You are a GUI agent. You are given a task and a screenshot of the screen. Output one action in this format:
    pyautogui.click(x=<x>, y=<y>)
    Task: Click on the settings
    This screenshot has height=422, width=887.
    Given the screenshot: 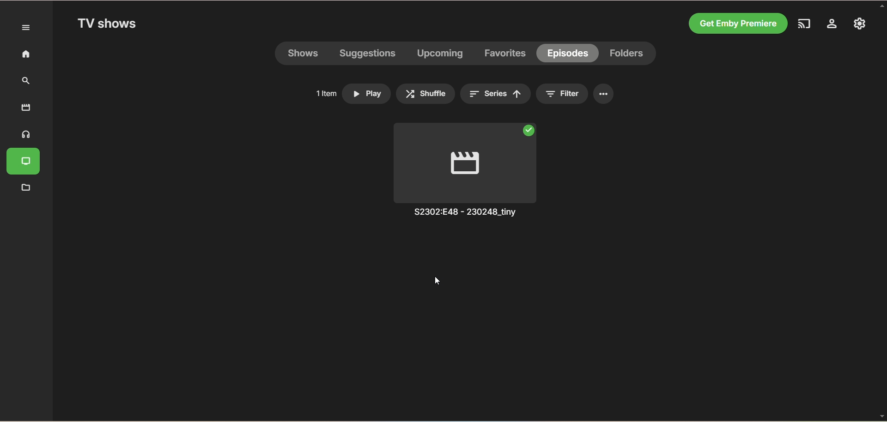 What is the action you would take?
    pyautogui.click(x=833, y=25)
    